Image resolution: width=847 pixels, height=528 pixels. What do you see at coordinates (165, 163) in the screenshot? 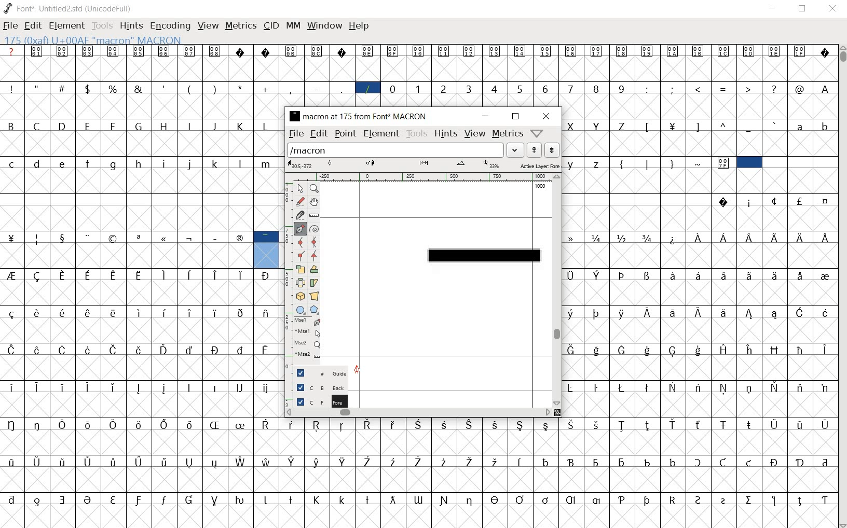
I see `i` at bounding box center [165, 163].